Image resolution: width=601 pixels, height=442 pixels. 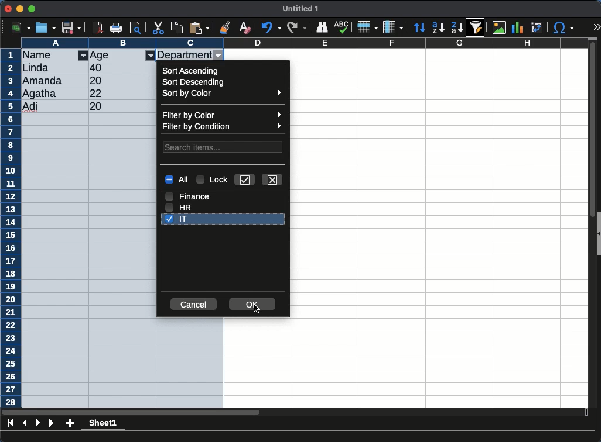 What do you see at coordinates (98, 80) in the screenshot?
I see `20` at bounding box center [98, 80].